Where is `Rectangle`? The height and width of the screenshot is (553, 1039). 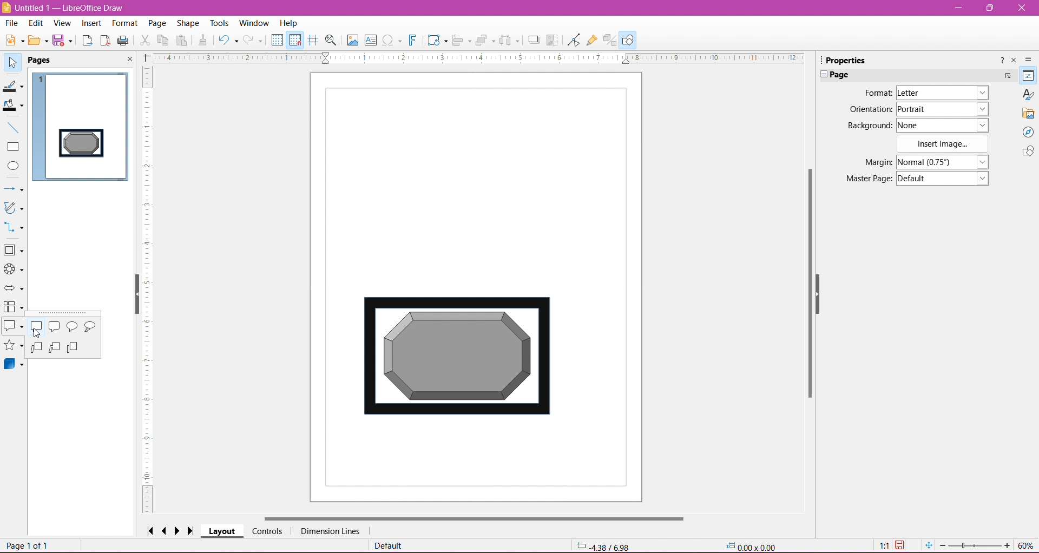 Rectangle is located at coordinates (14, 147).